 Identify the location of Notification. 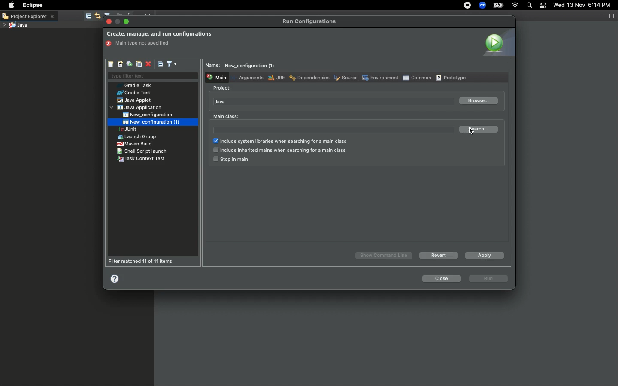
(543, 6).